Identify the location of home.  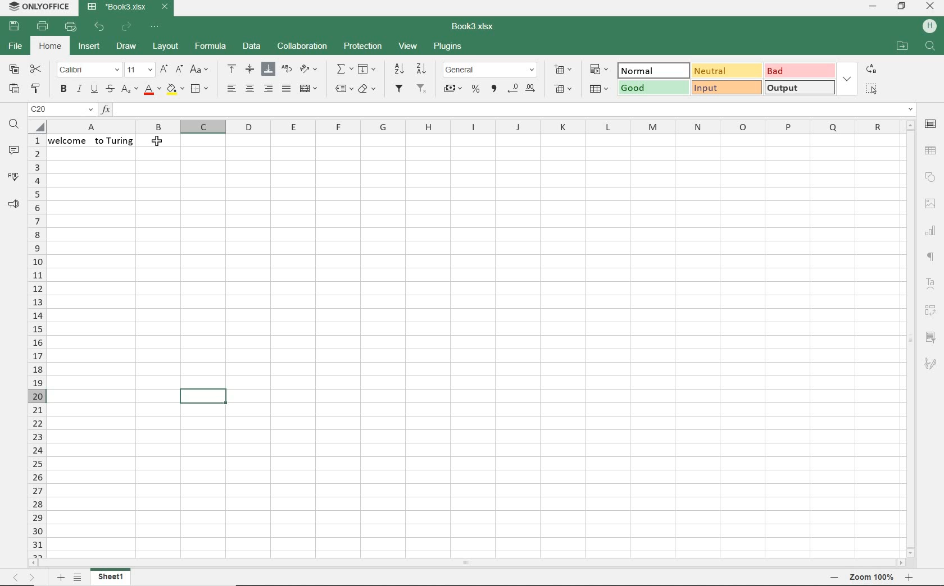
(50, 47).